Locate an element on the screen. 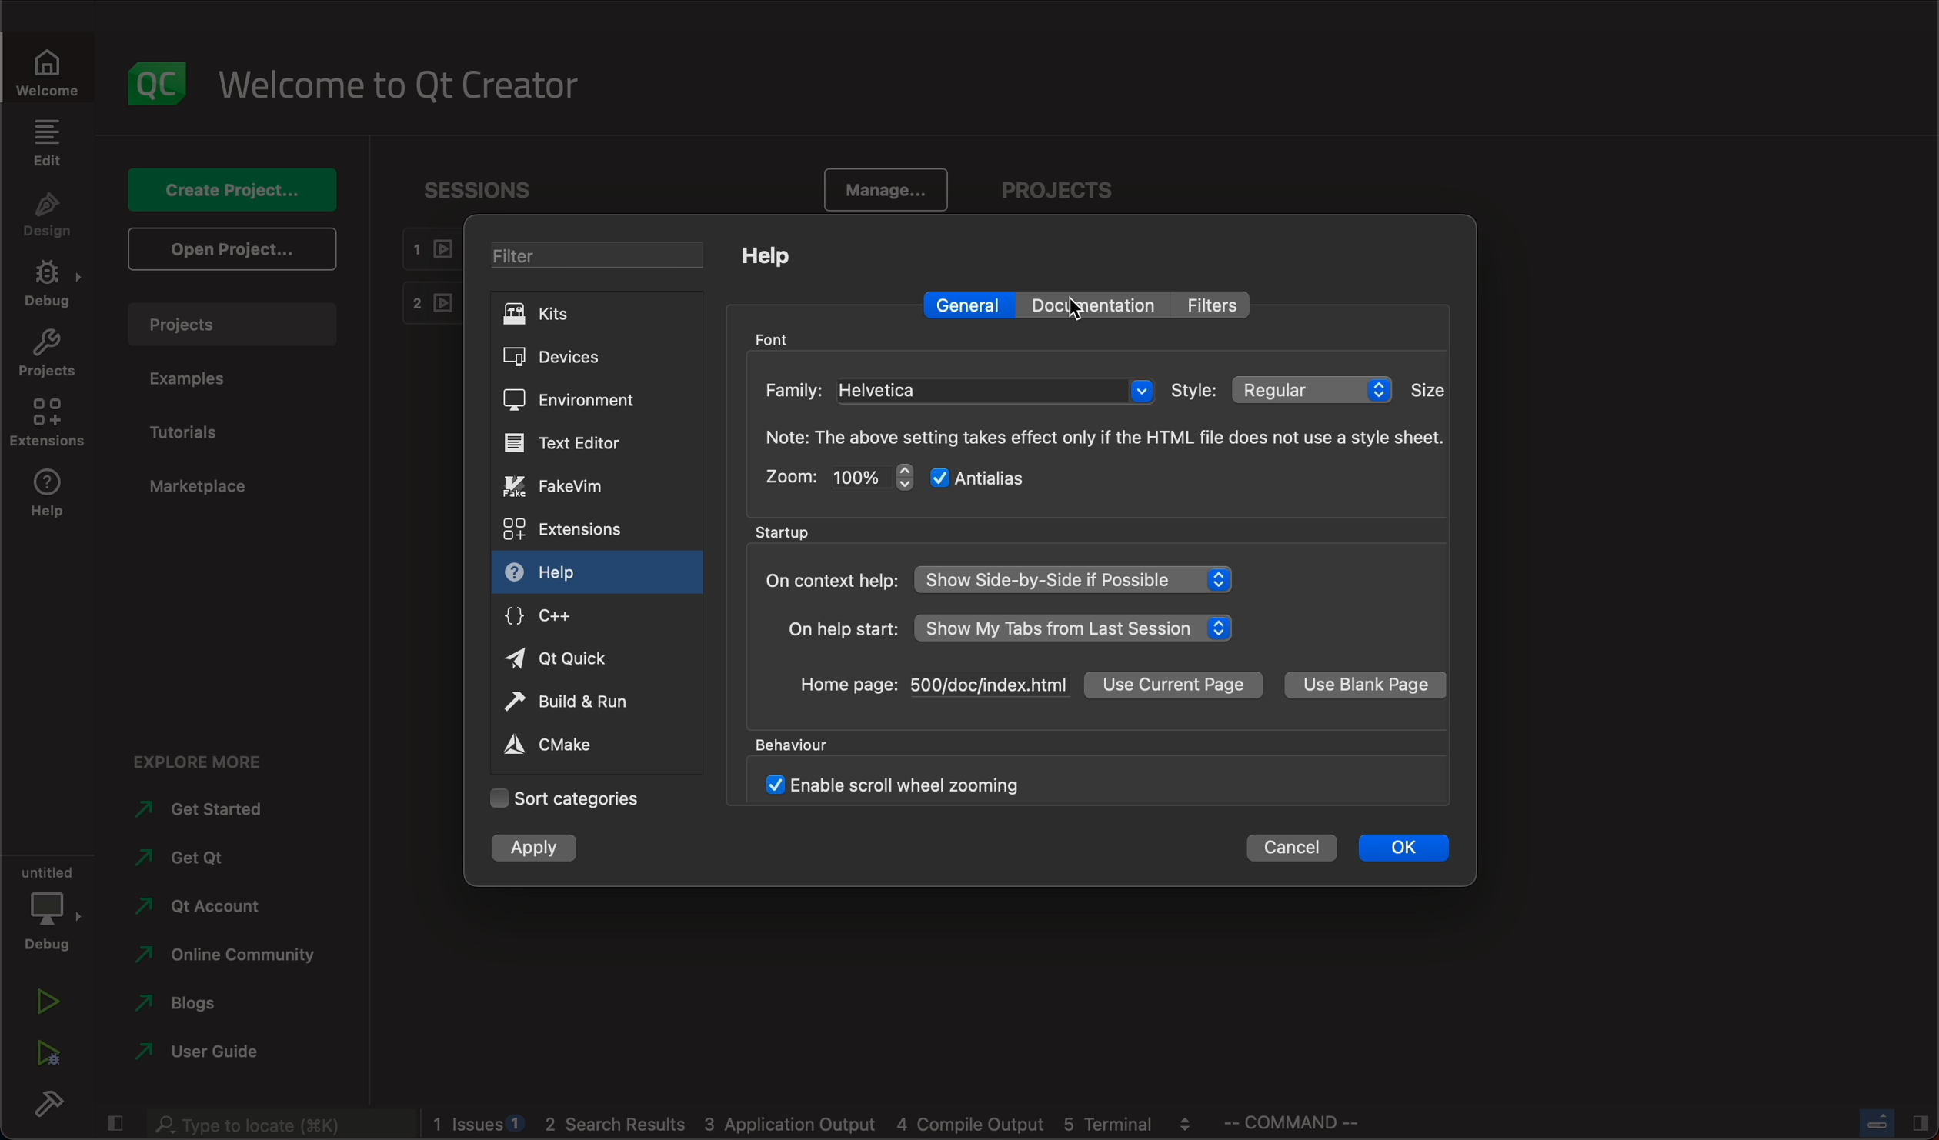  projects is located at coordinates (46, 352).